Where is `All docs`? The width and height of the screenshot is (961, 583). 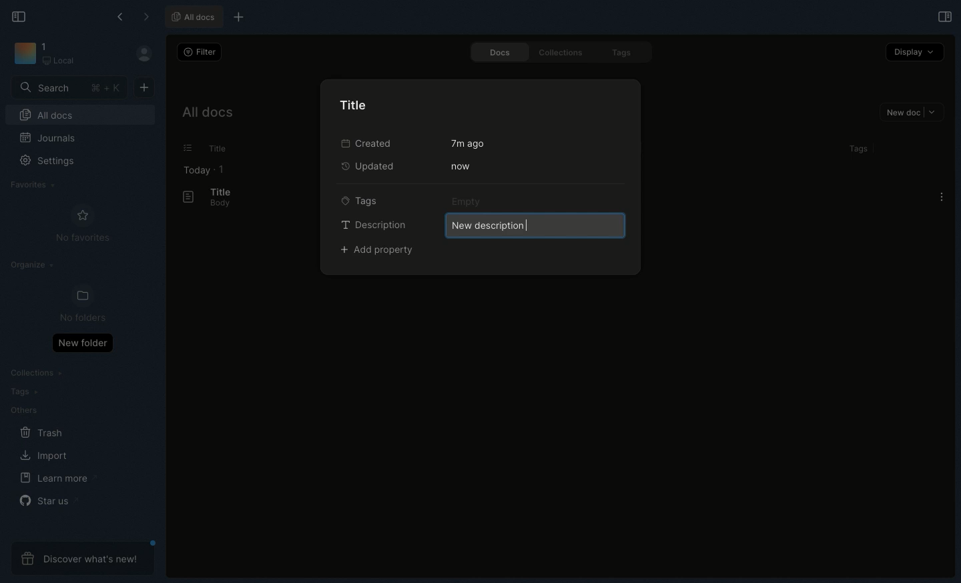
All docs is located at coordinates (80, 117).